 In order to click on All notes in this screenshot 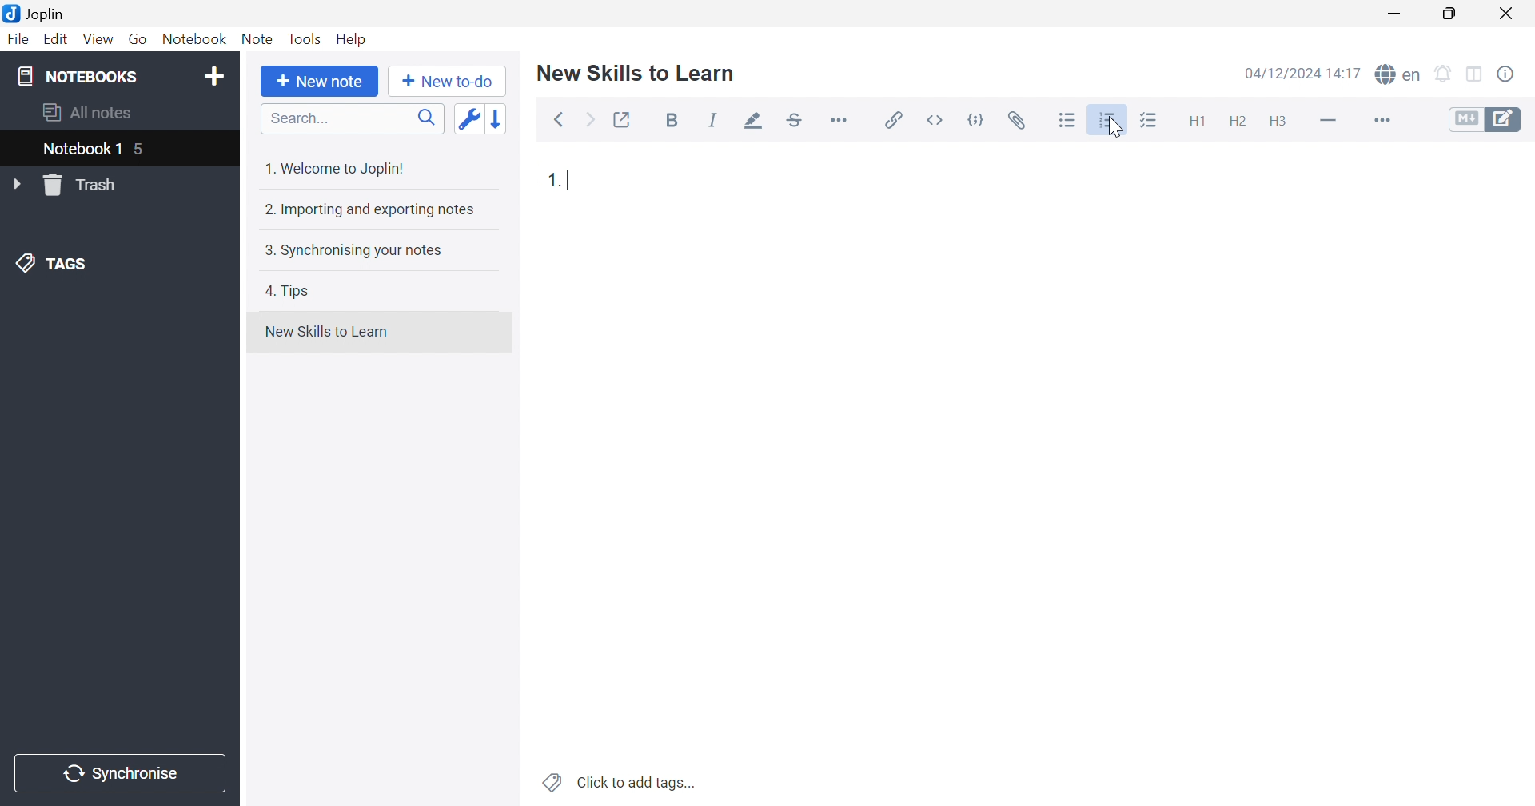, I will do `click(89, 110)`.